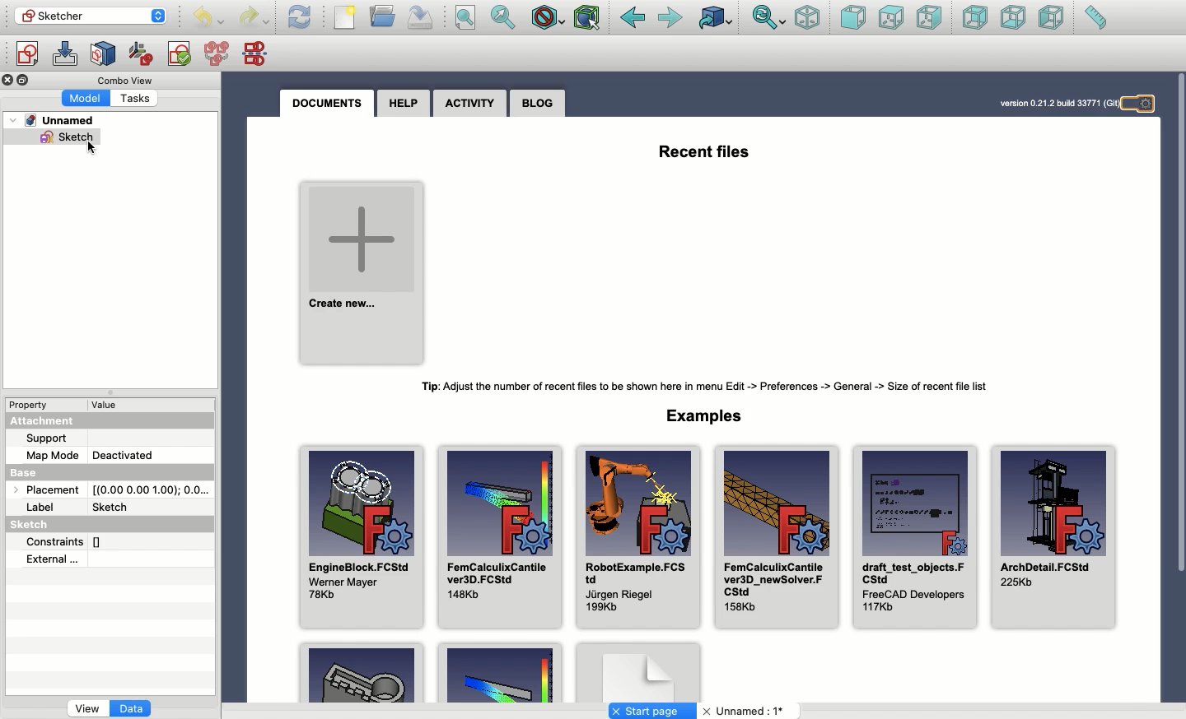  What do you see at coordinates (1054, 540) in the screenshot?
I see `ArchDetail` at bounding box center [1054, 540].